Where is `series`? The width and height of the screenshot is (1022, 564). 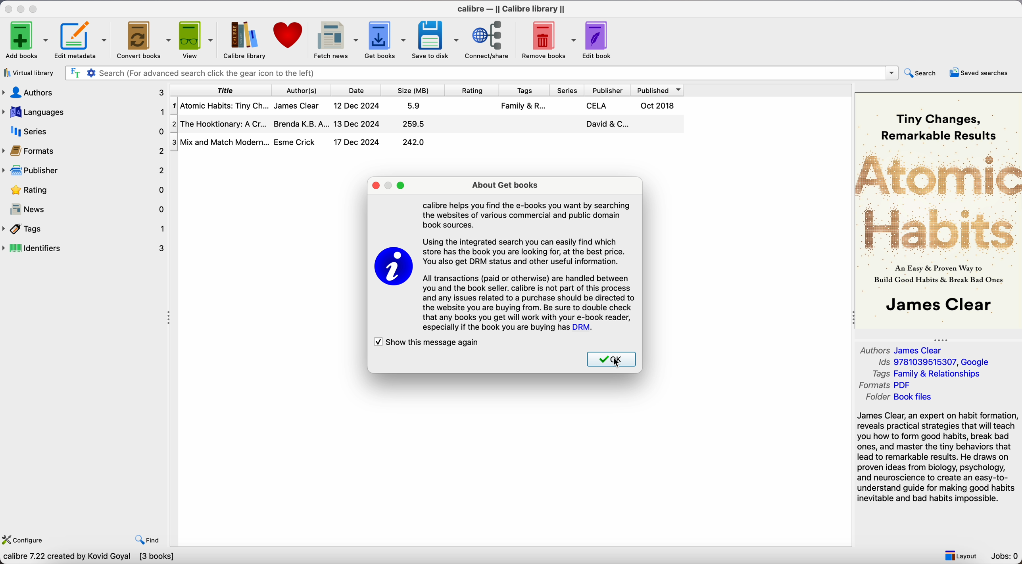 series is located at coordinates (567, 90).